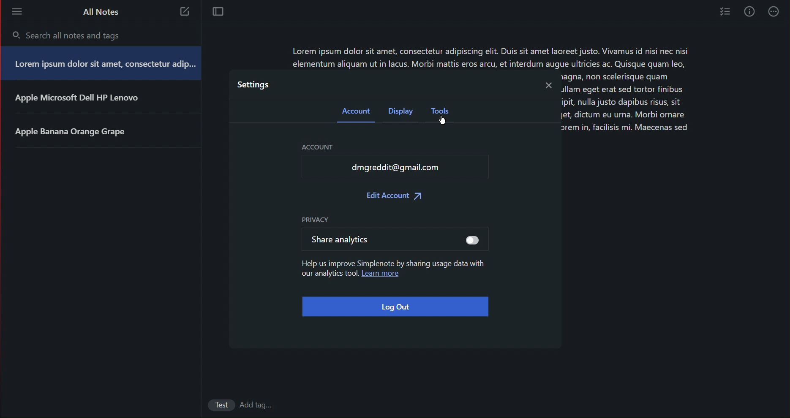 The width and height of the screenshot is (790, 418). I want to click on Checklist, so click(724, 12).